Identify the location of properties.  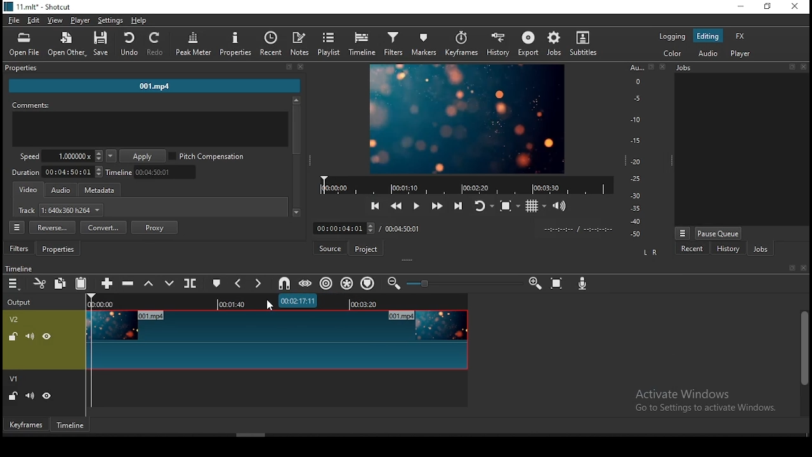
(60, 249).